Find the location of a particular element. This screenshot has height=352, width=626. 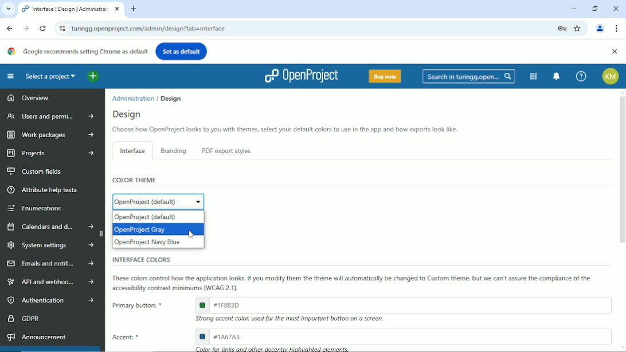

Account is located at coordinates (611, 76).